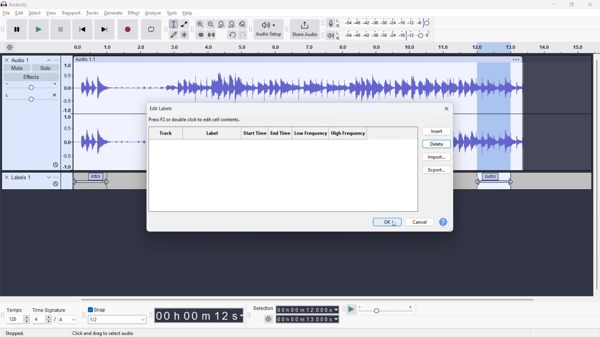 The width and height of the screenshot is (600, 337). I want to click on track options, so click(517, 59).